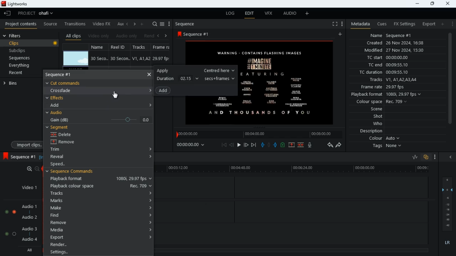 The height and width of the screenshot is (256, 456). What do you see at coordinates (448, 244) in the screenshot?
I see `lr` at bounding box center [448, 244].